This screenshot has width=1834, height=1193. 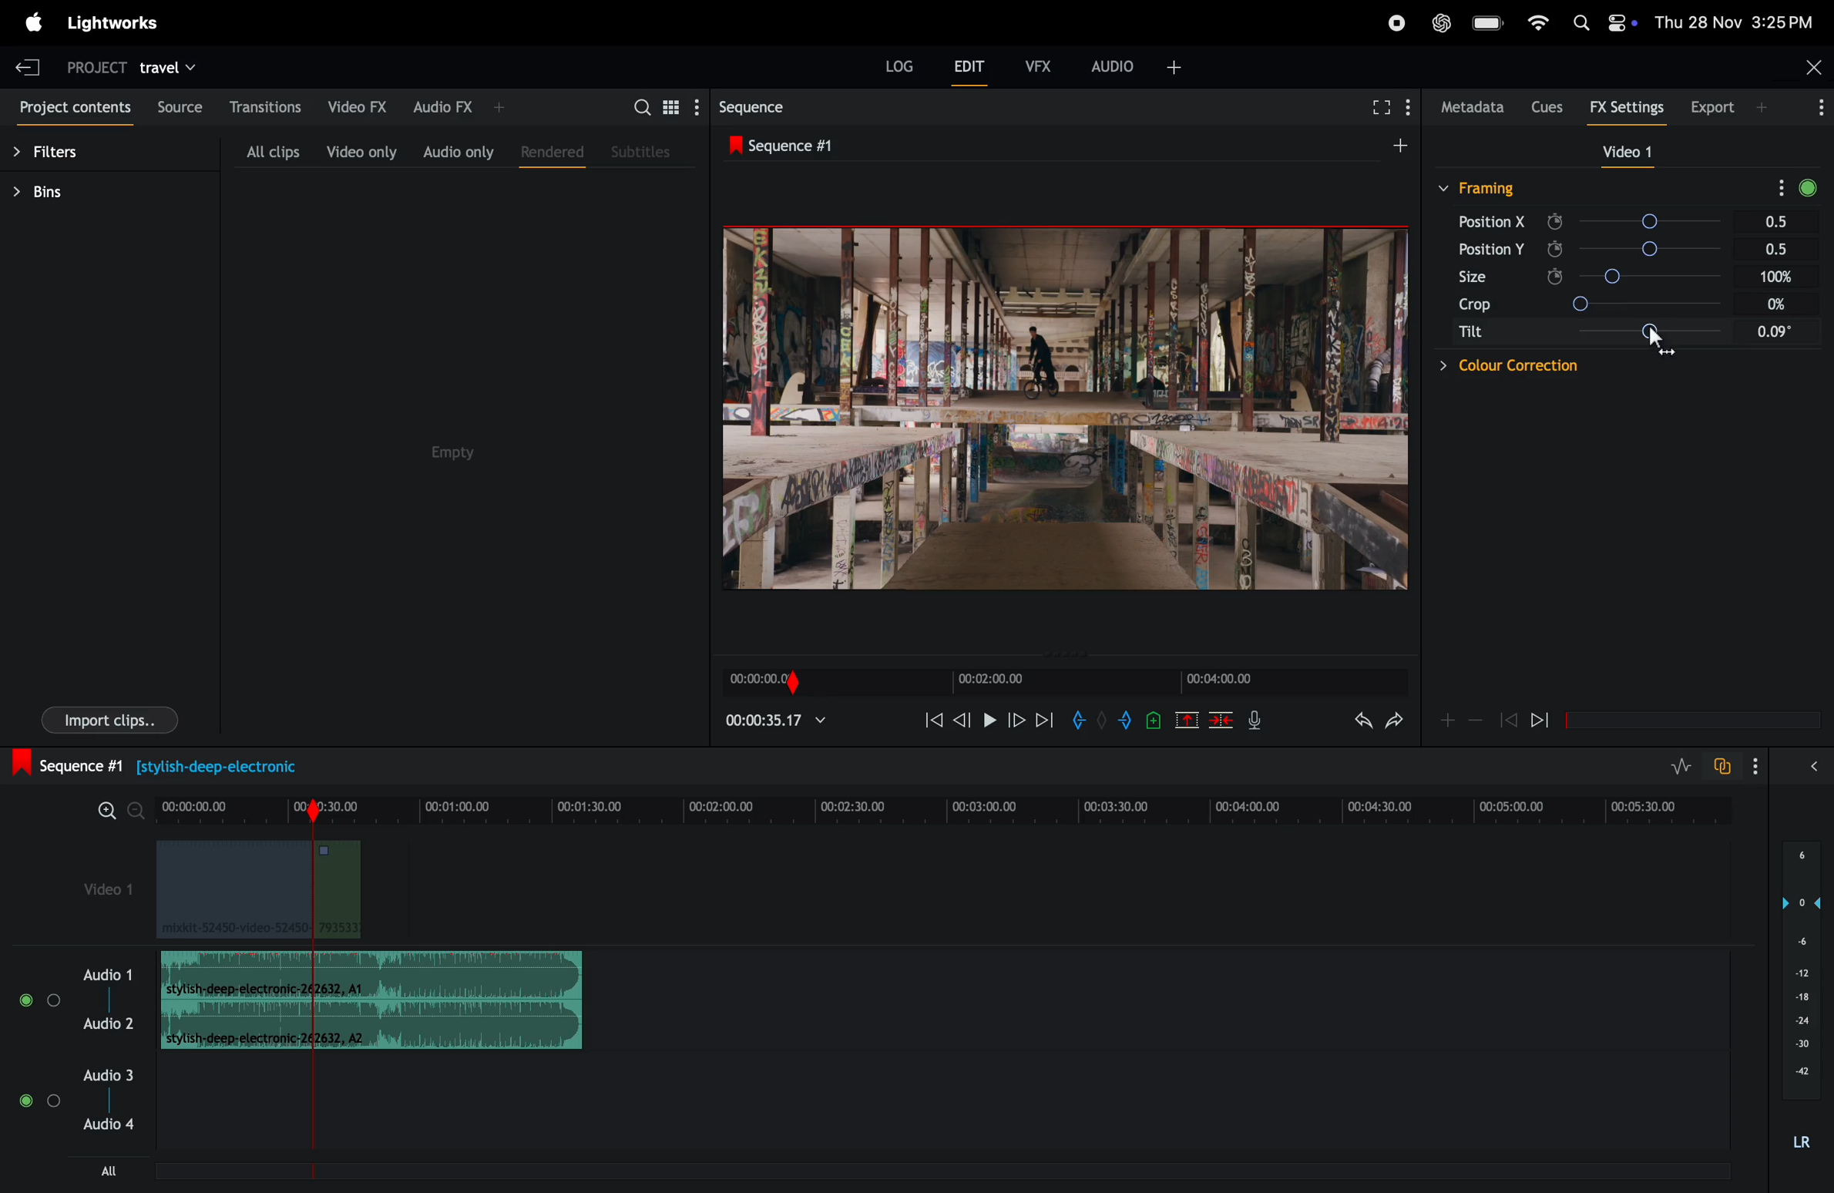 I want to click on add, so click(x=1408, y=151).